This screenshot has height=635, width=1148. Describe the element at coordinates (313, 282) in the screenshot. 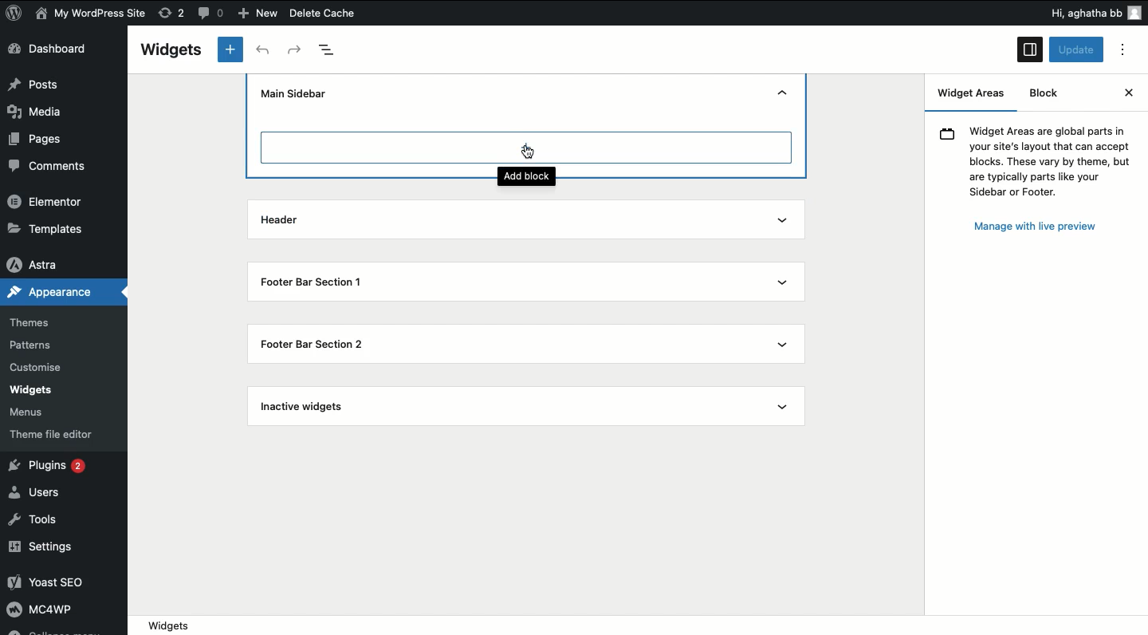

I see `Footer bar section 1` at that location.